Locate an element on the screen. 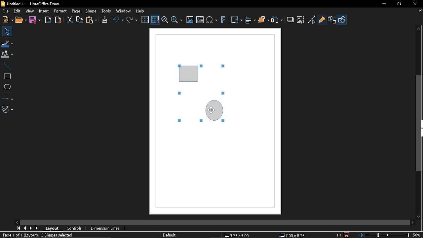  Crop is located at coordinates (300, 20).